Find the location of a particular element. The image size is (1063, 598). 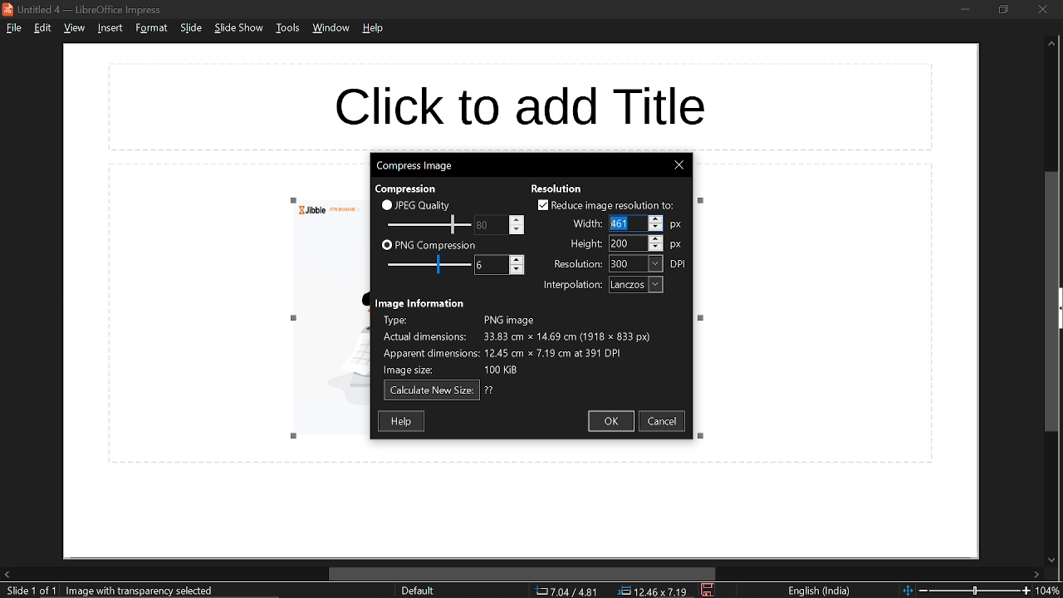

vertical scrollbar is located at coordinates (1052, 301).